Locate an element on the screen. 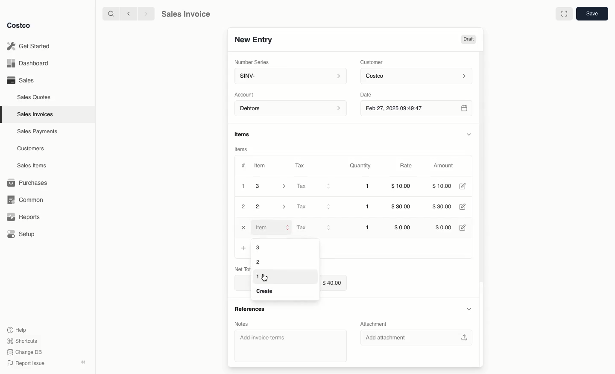 The width and height of the screenshot is (615, 374). 1 is located at coordinates (368, 187).